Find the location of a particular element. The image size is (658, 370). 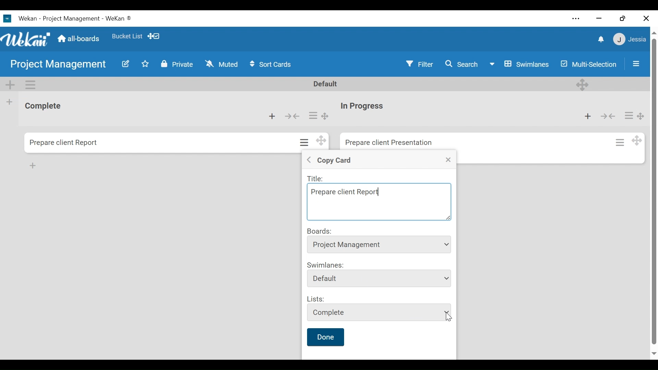

Title Field is located at coordinates (379, 202).